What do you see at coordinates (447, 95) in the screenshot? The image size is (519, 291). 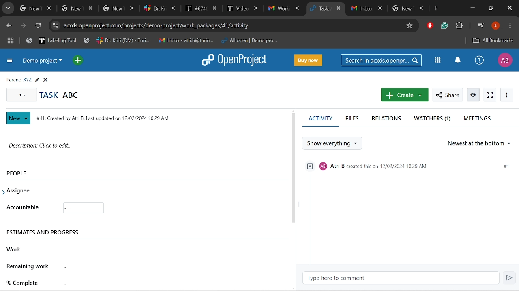 I see `Share` at bounding box center [447, 95].